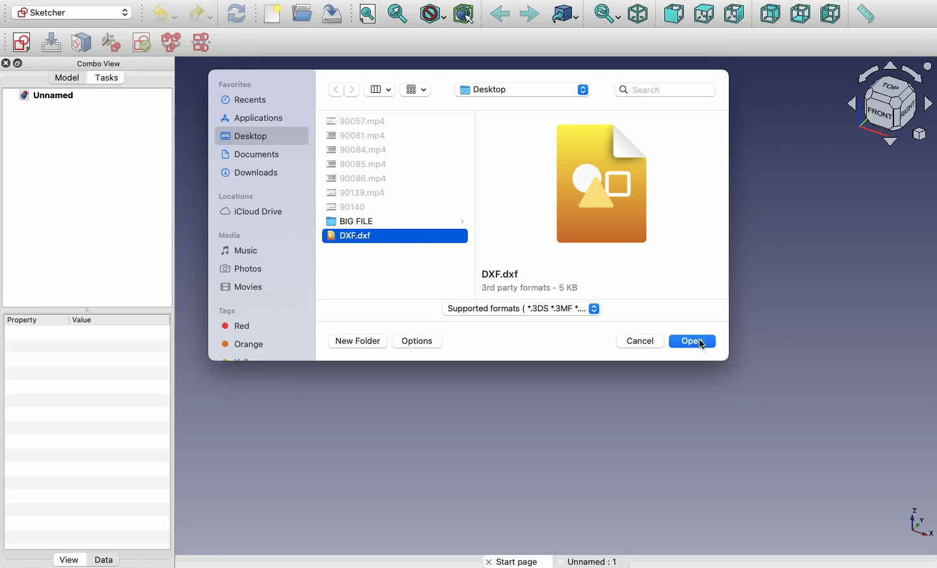 This screenshot has width=937, height=568. I want to click on Start page, so click(513, 561).